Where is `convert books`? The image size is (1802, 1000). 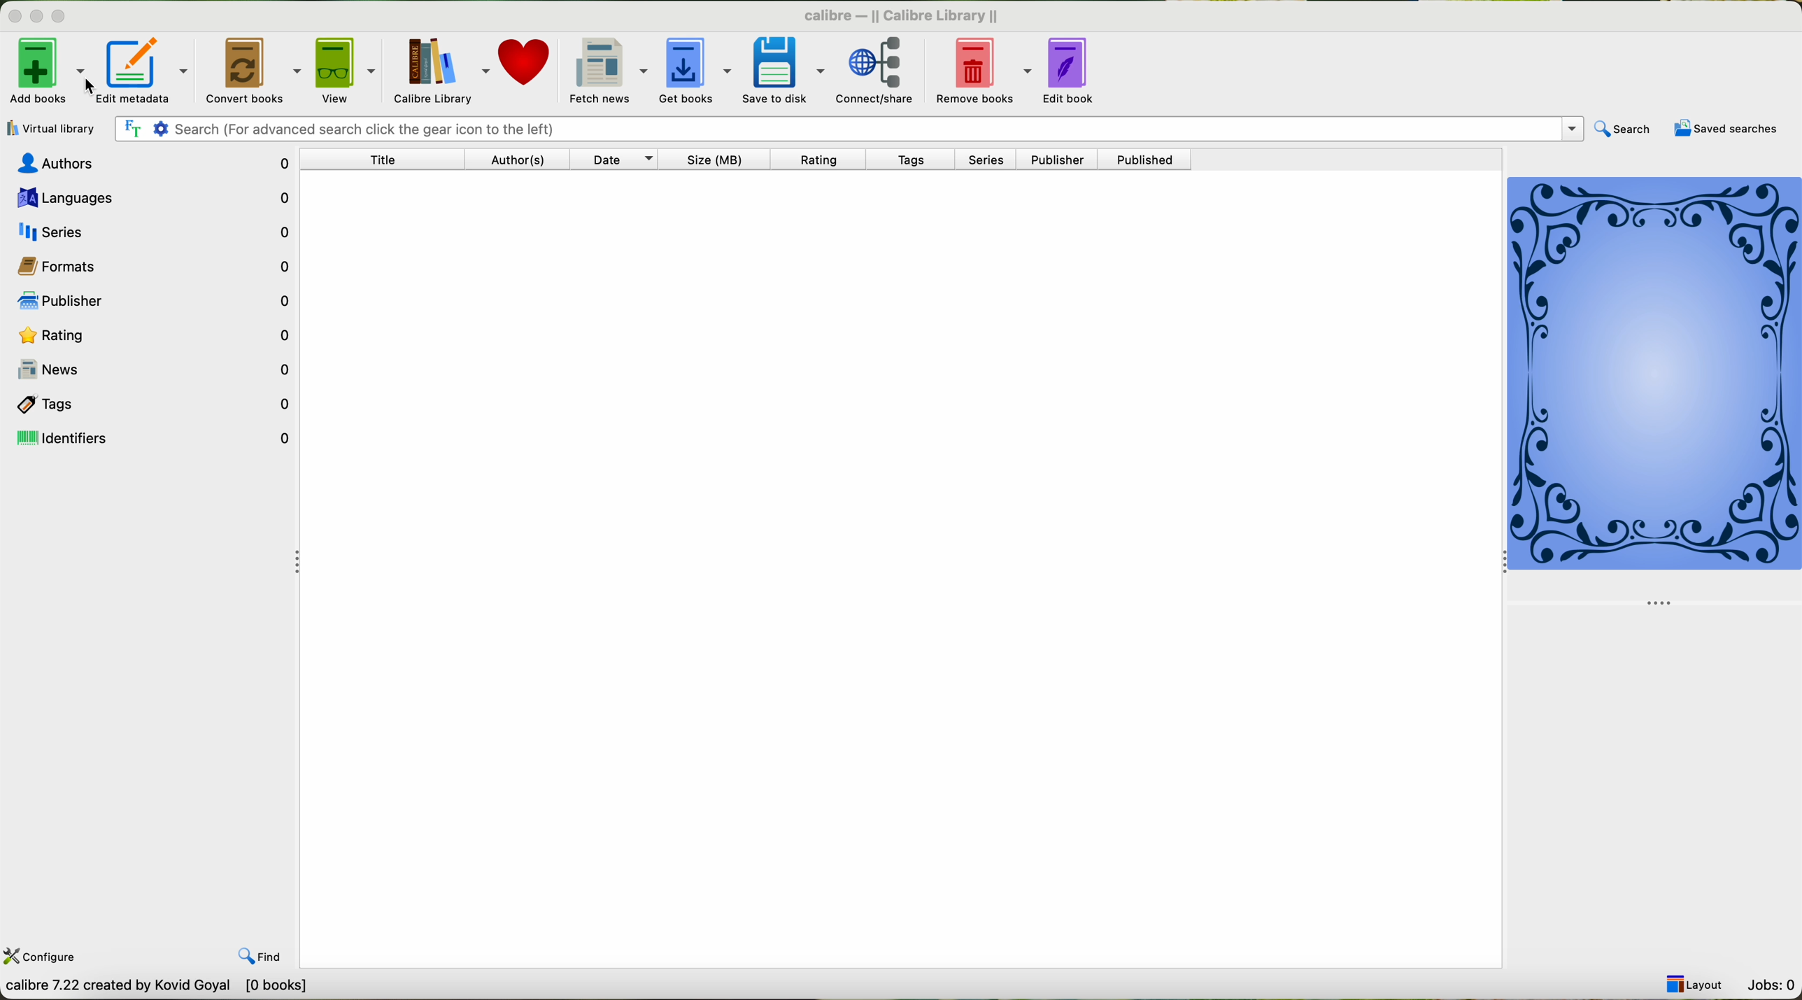 convert books is located at coordinates (252, 71).